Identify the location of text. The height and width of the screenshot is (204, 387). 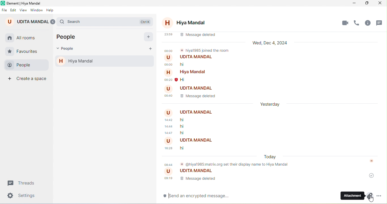
(196, 57).